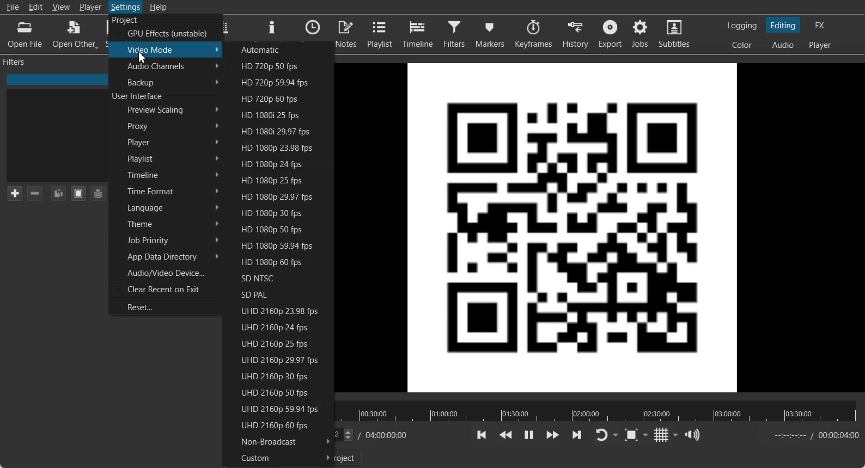 Image resolution: width=865 pixels, height=468 pixels. I want to click on Filter, so click(454, 34).